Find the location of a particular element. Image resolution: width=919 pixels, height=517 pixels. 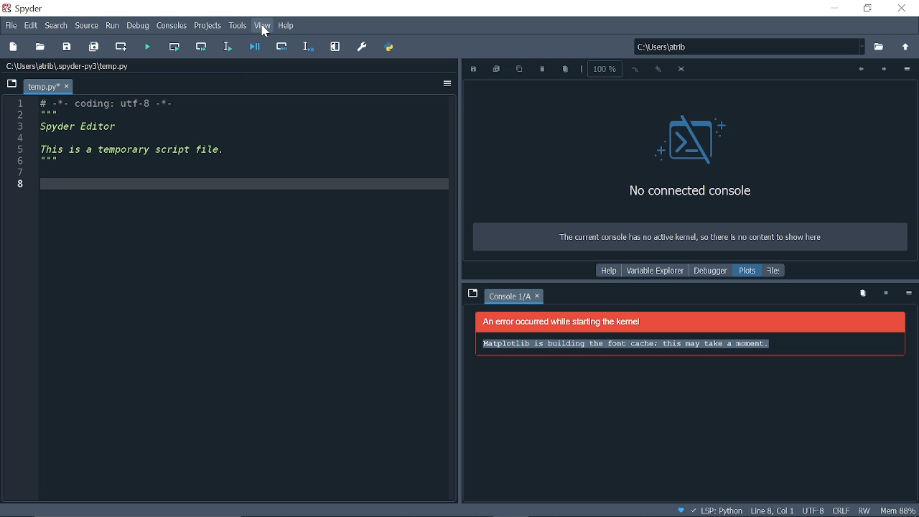

Files is located at coordinates (775, 270).